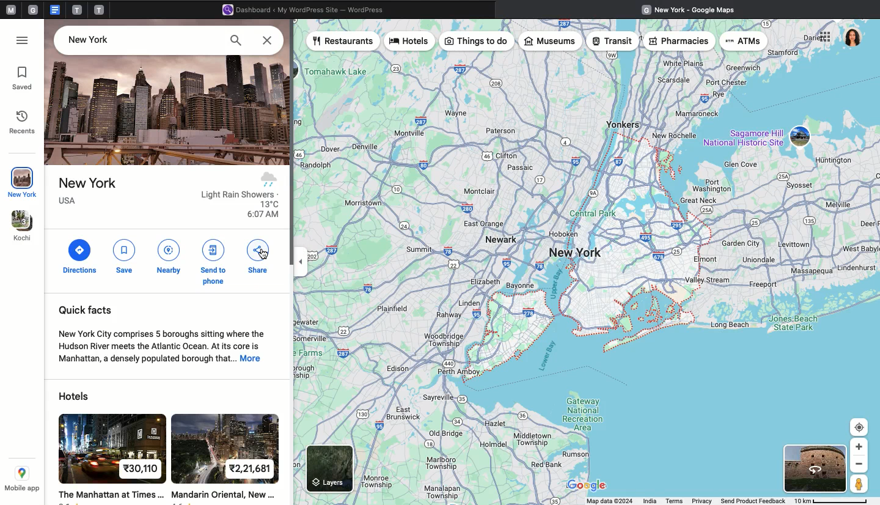  I want to click on google doc, so click(54, 9).